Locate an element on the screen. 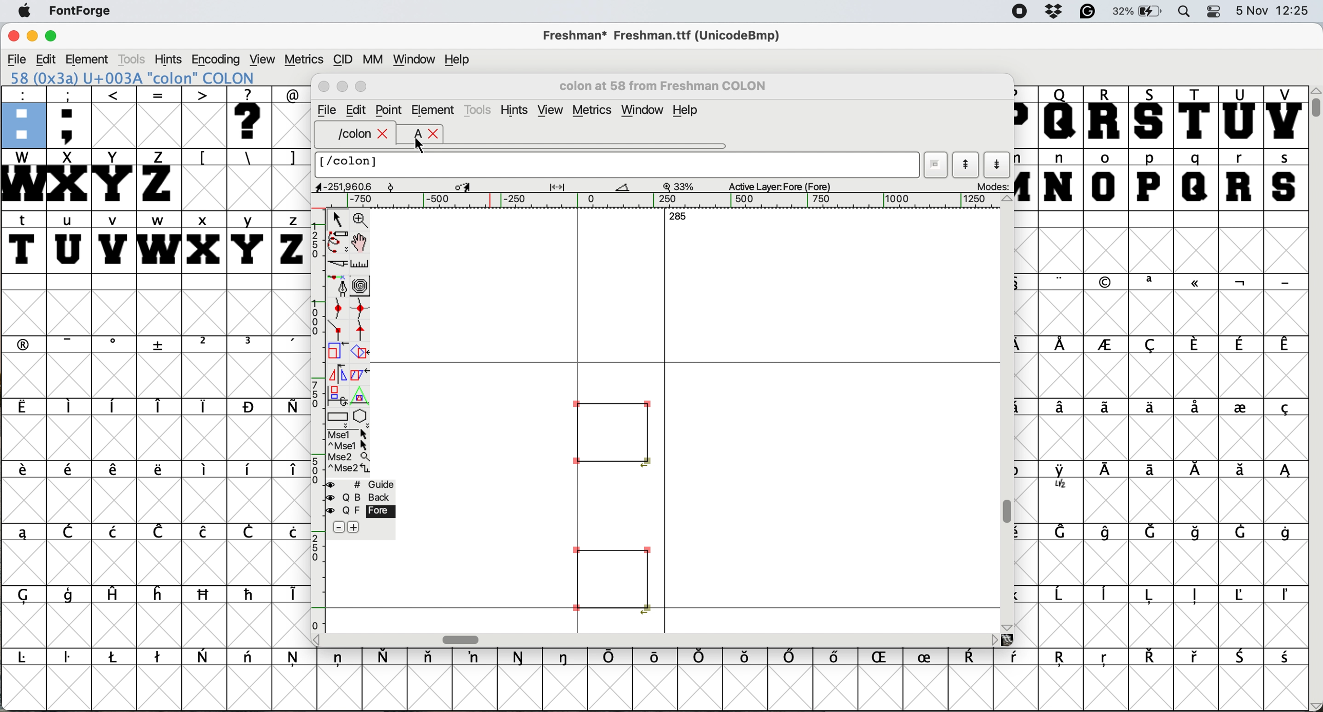 The image size is (1323, 712). help is located at coordinates (687, 111).